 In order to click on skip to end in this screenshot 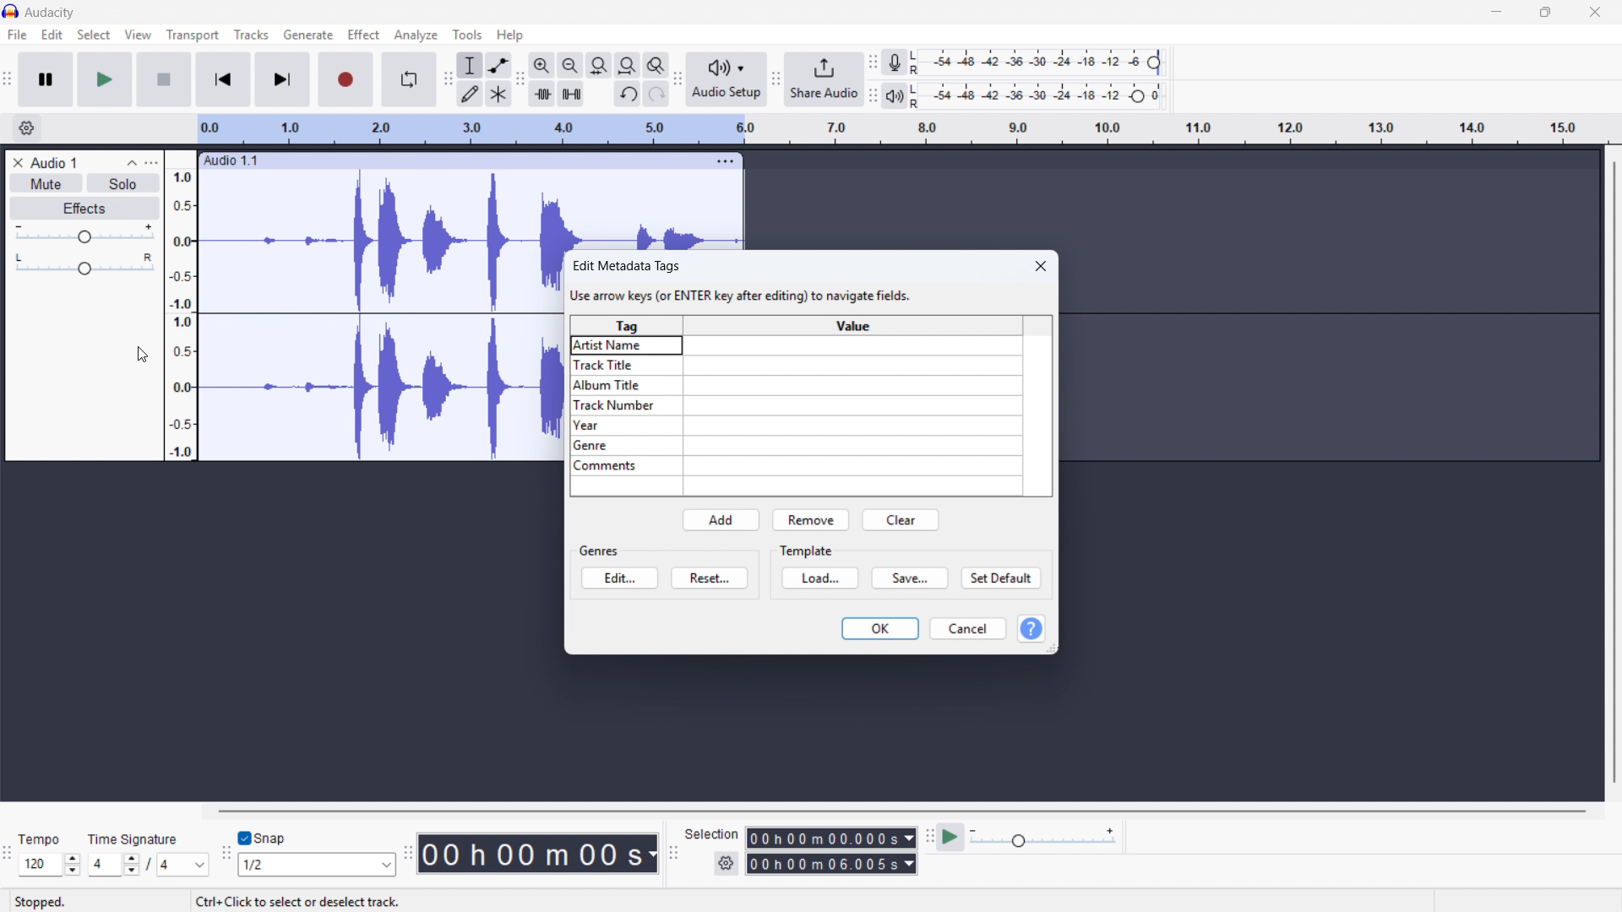, I will do `click(283, 80)`.